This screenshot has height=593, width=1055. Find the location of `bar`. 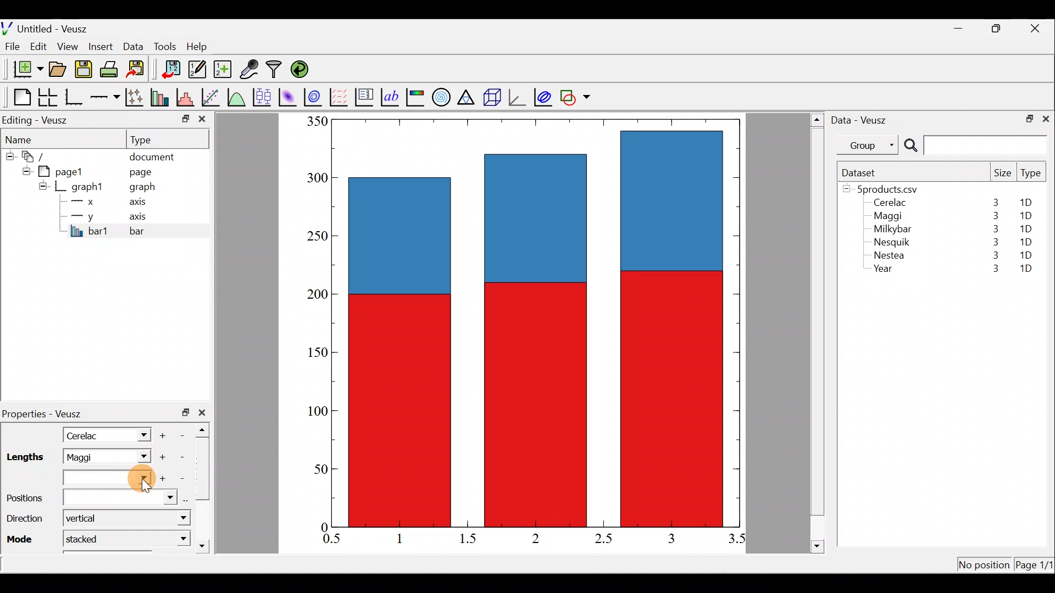

bar is located at coordinates (155, 231).